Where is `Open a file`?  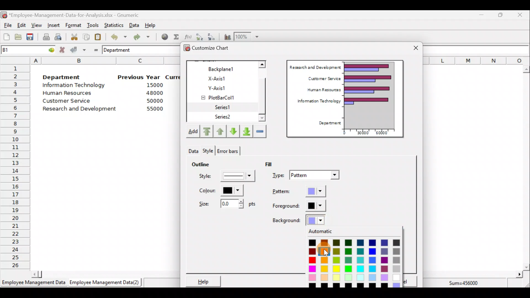 Open a file is located at coordinates (20, 38).